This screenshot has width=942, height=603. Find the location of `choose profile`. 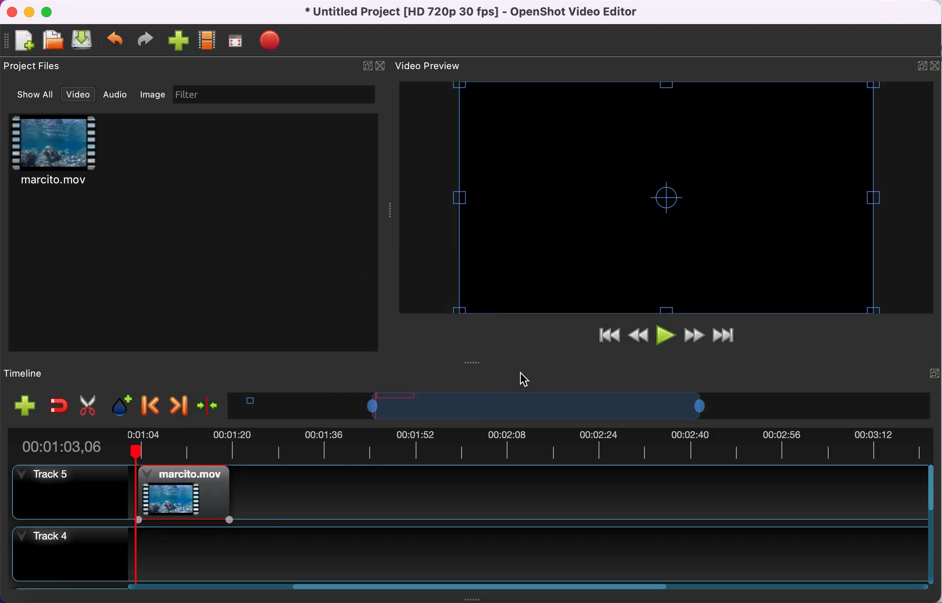

choose profile is located at coordinates (207, 41).